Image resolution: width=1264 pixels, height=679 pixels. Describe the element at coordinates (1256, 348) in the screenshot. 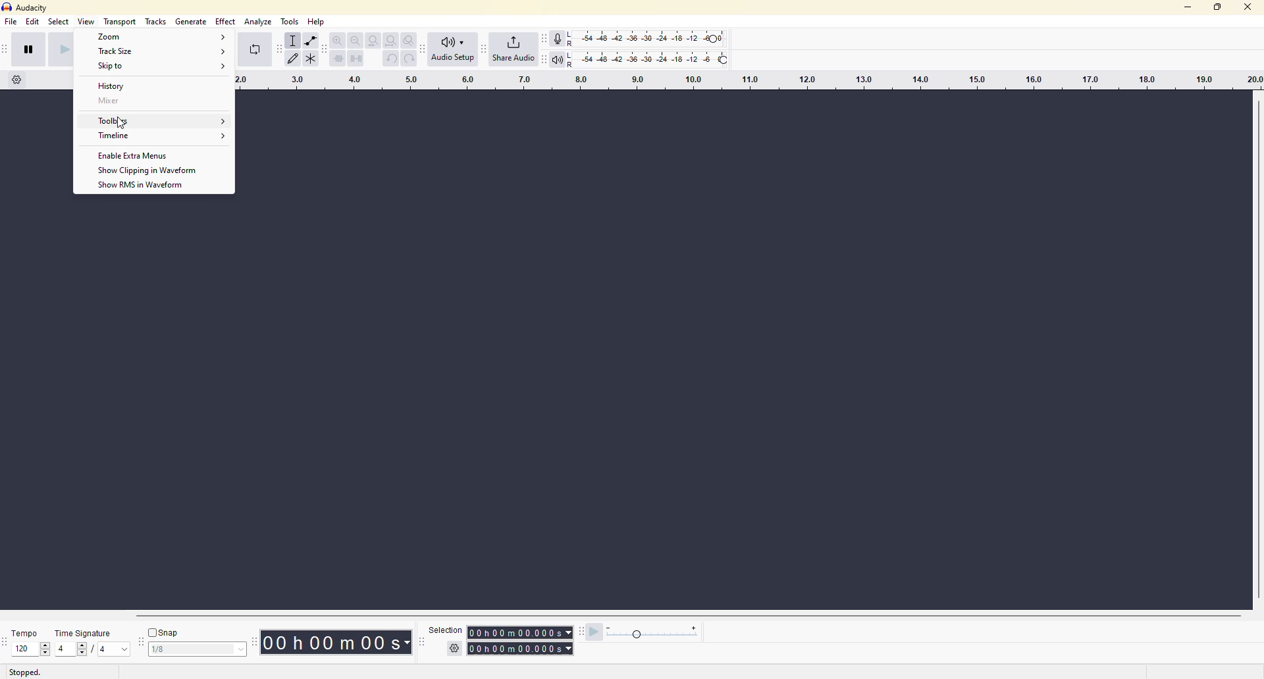

I see `Vertical Scrollbar` at that location.